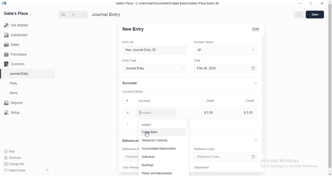 This screenshot has width=332, height=176. What do you see at coordinates (330, 85) in the screenshot?
I see `vertical scrollbar` at bounding box center [330, 85].